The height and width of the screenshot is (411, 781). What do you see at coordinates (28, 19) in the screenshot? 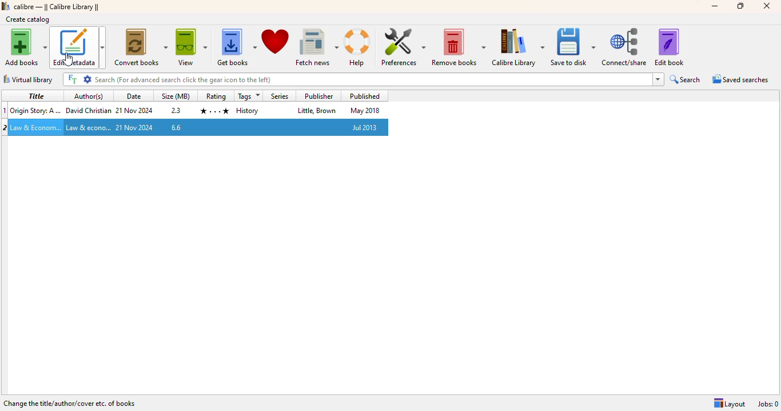
I see `create catalog` at bounding box center [28, 19].